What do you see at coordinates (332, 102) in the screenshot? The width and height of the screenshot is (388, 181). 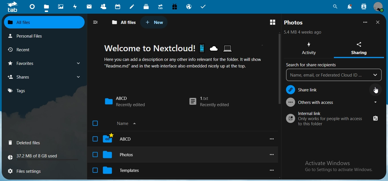 I see `others with access` at bounding box center [332, 102].